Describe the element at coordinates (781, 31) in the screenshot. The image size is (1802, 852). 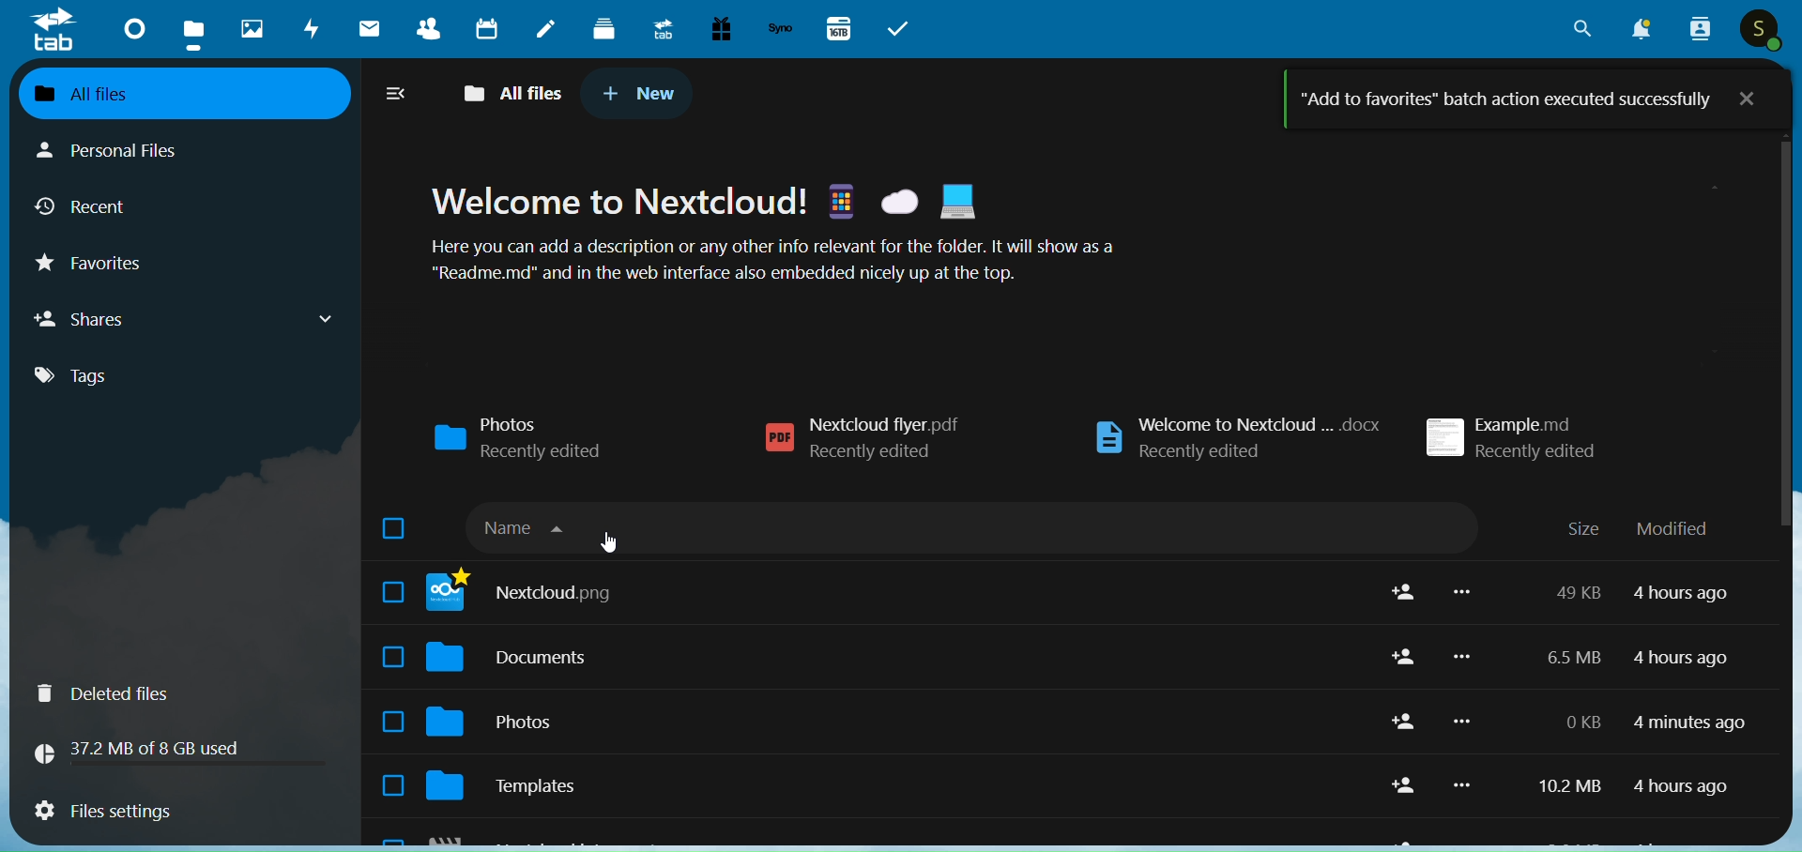
I see `synology` at that location.